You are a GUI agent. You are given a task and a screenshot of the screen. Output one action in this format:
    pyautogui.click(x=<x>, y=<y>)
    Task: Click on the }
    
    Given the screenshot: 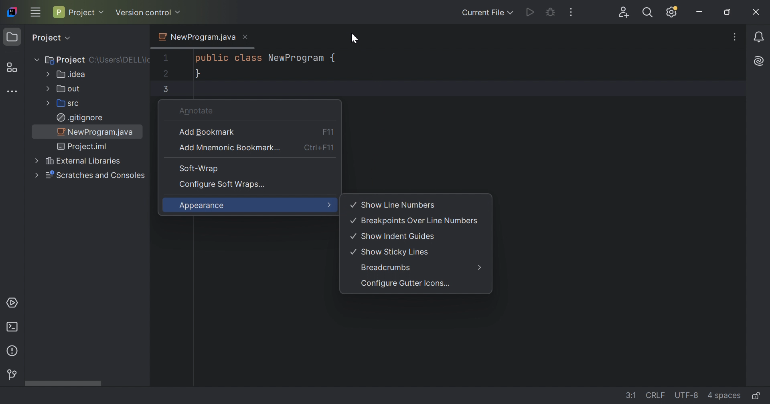 What is the action you would take?
    pyautogui.click(x=203, y=75)
    